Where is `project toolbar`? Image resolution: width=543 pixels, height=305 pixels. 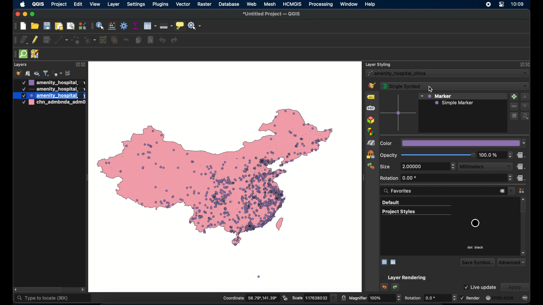
project toolbar is located at coordinates (15, 27).